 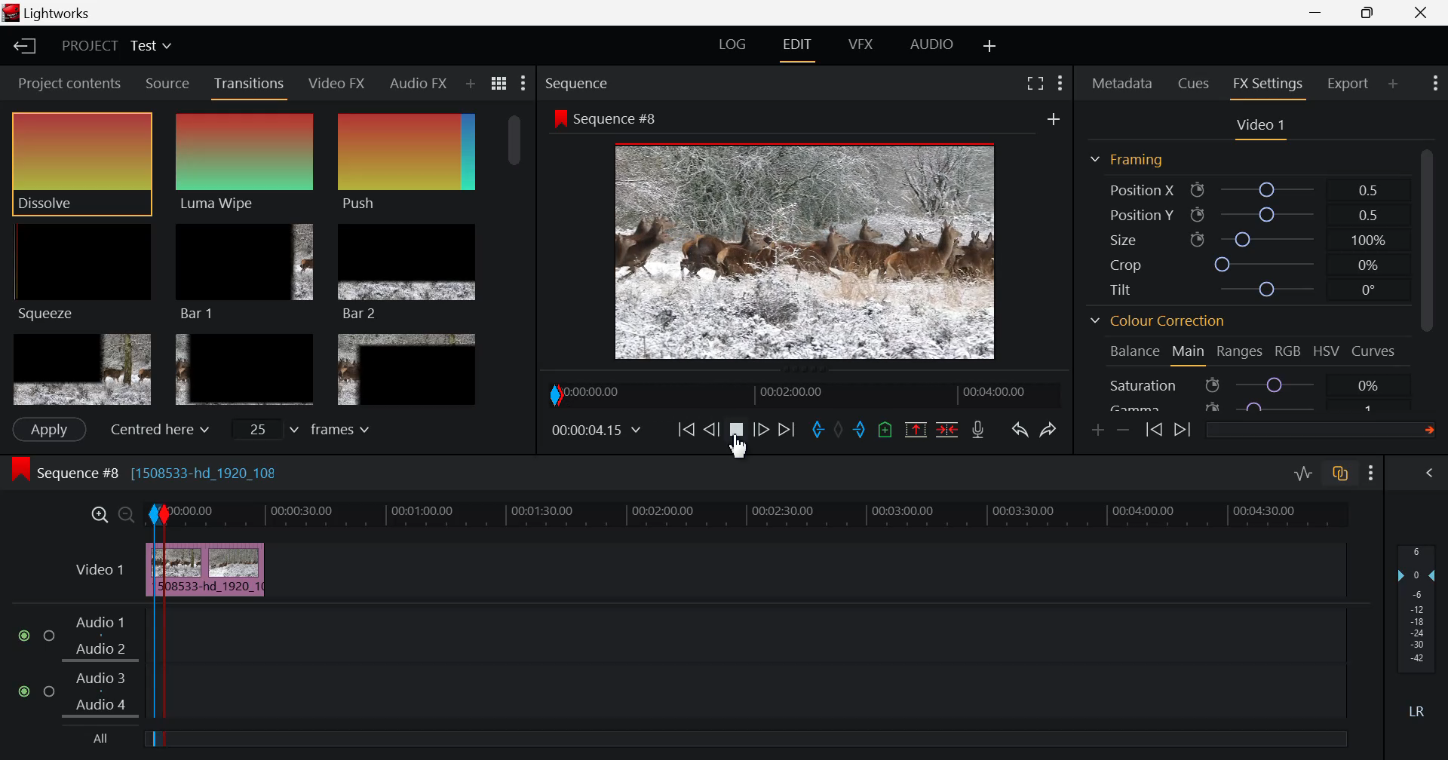 I want to click on Go Forward, so click(x=762, y=431).